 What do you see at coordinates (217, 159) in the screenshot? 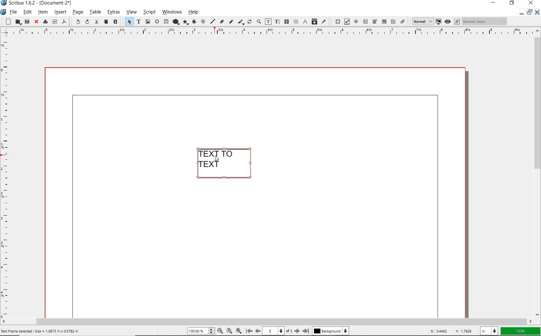
I see `CURSOR` at bounding box center [217, 159].